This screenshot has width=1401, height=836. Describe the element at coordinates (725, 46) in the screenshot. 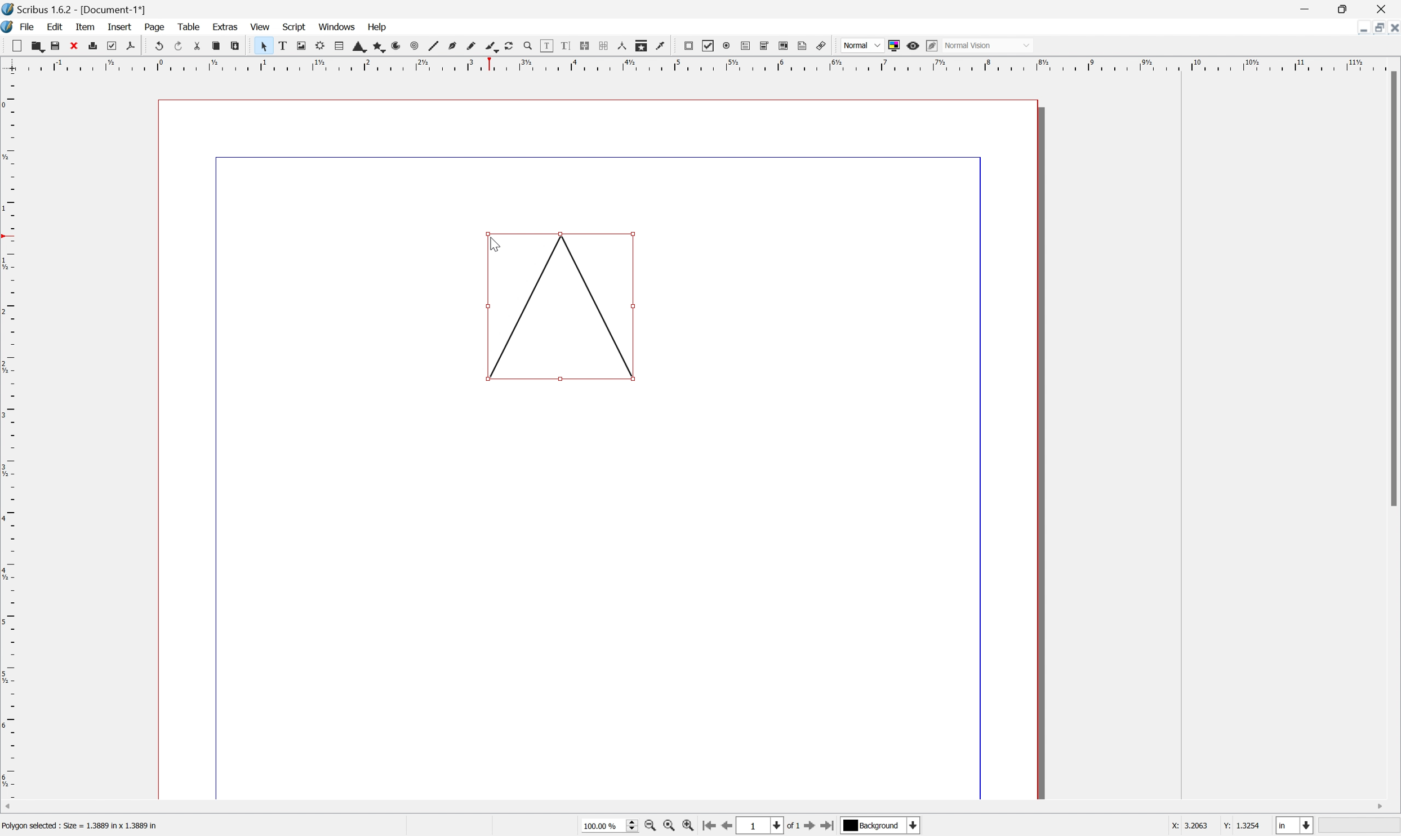

I see `PDF radio button` at that location.